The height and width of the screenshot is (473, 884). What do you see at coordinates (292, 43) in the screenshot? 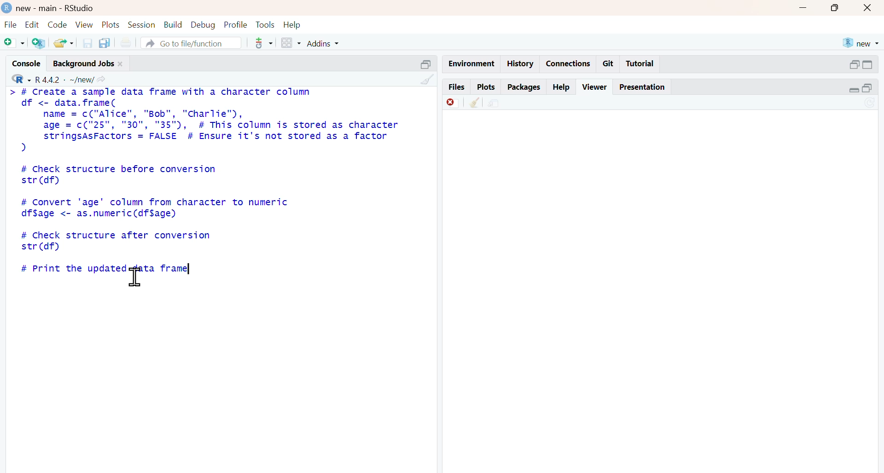
I see `grid` at bounding box center [292, 43].